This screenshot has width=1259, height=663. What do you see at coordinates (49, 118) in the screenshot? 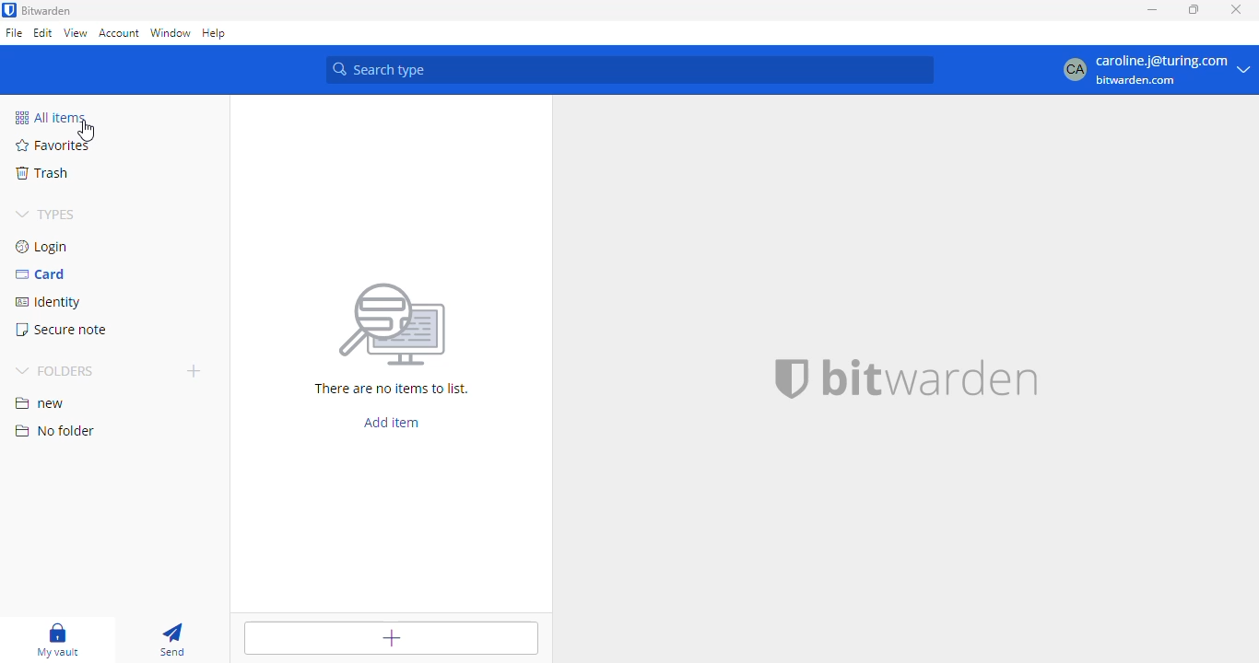
I see `all items` at bounding box center [49, 118].